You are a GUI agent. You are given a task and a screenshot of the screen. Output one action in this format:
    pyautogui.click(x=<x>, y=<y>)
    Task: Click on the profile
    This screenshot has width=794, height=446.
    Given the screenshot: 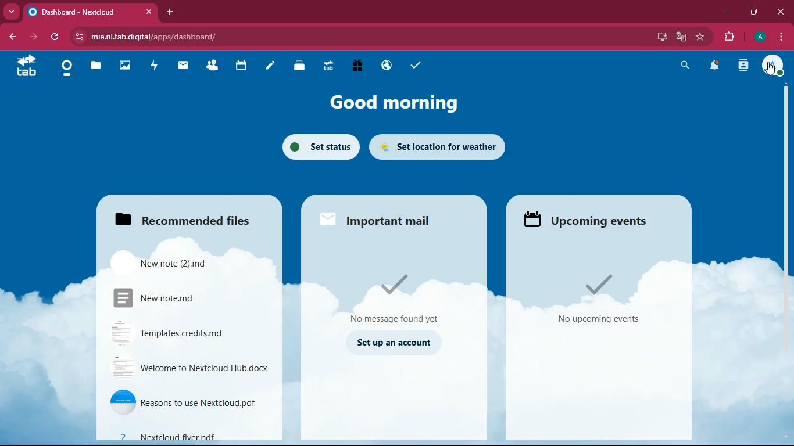 What is the action you would take?
    pyautogui.click(x=761, y=37)
    